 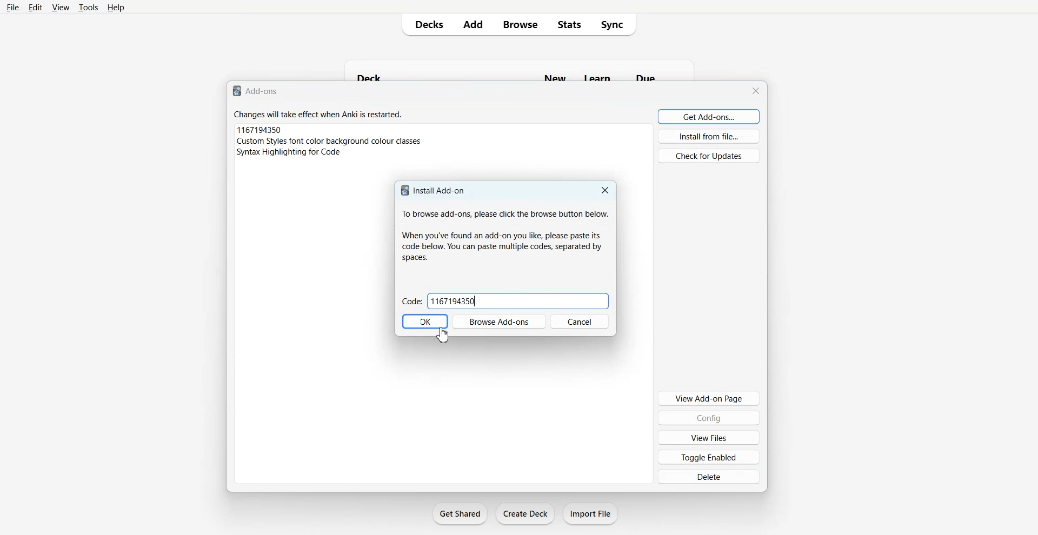 What do you see at coordinates (708, 156) in the screenshot?
I see `Check for Updates` at bounding box center [708, 156].